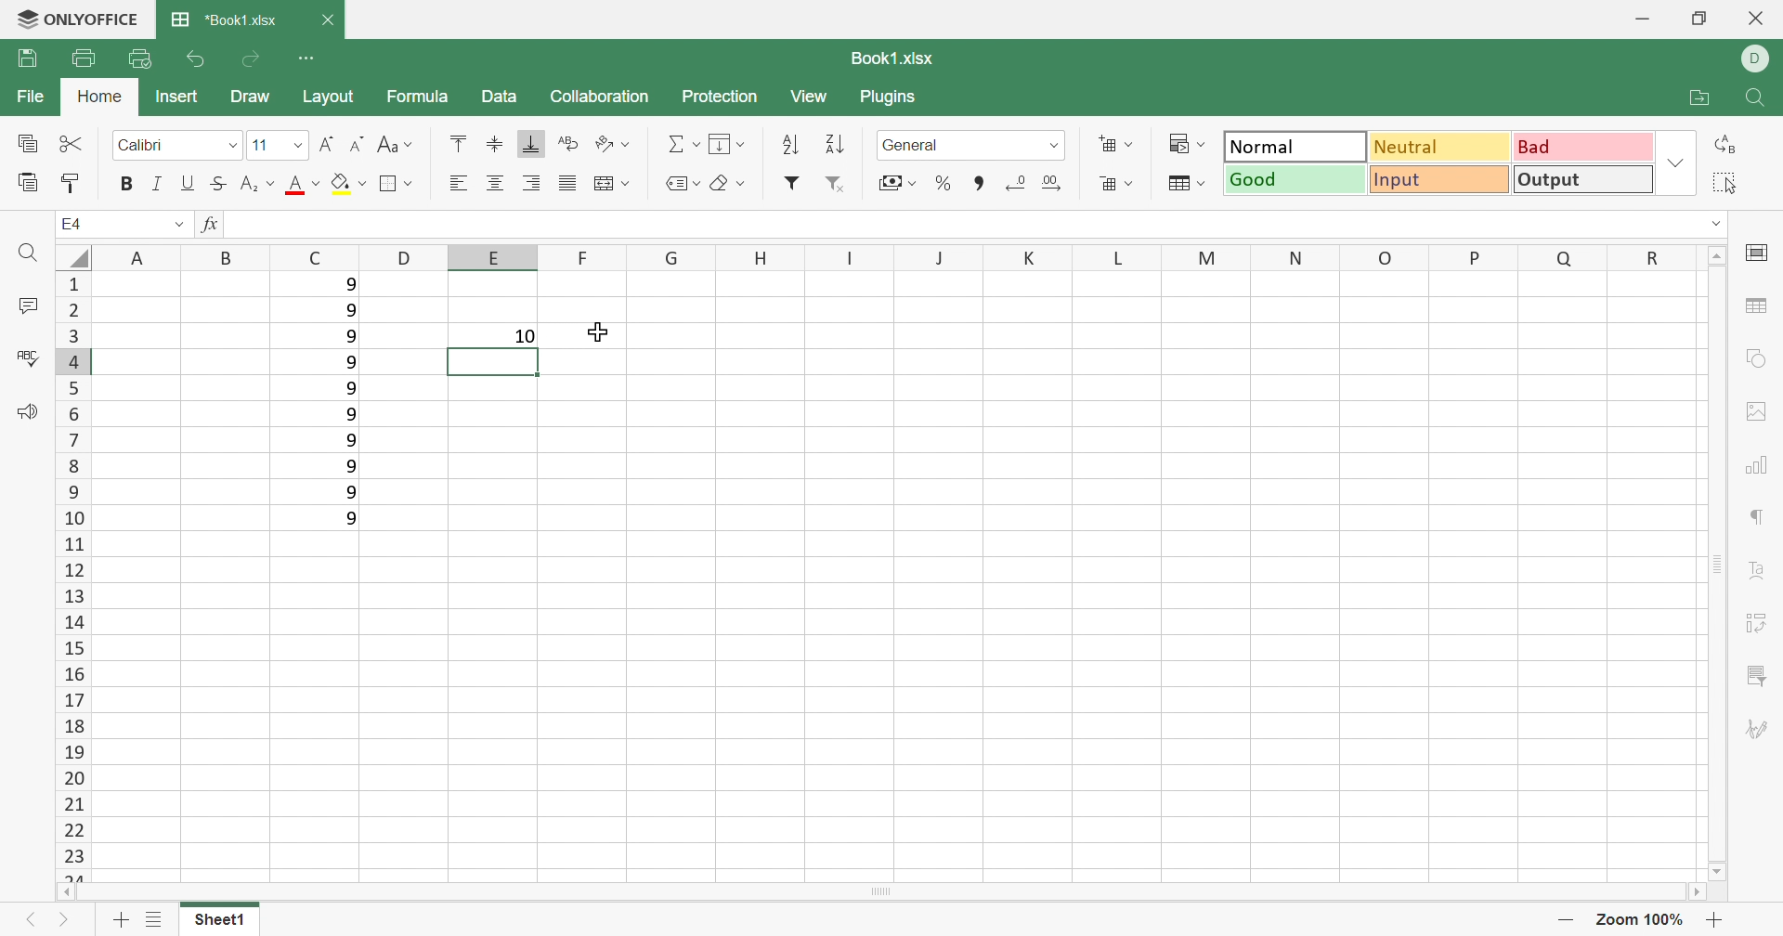  What do you see at coordinates (611, 141) in the screenshot?
I see `Orientation` at bounding box center [611, 141].